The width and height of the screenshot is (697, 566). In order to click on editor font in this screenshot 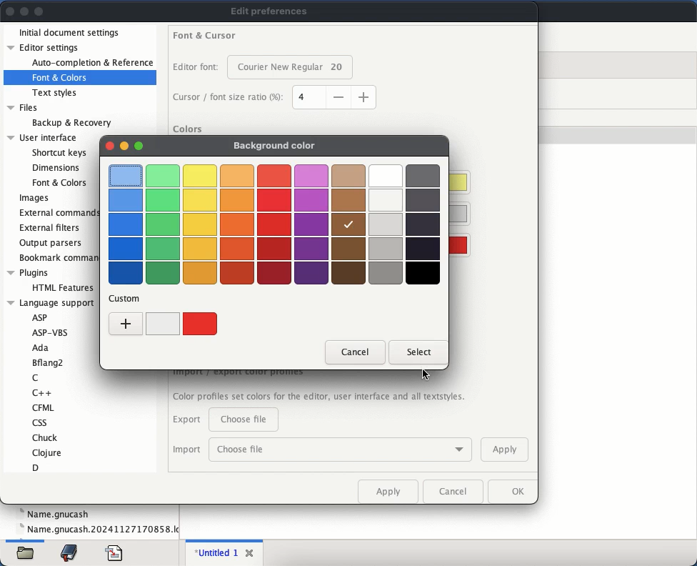, I will do `click(197, 66)`.